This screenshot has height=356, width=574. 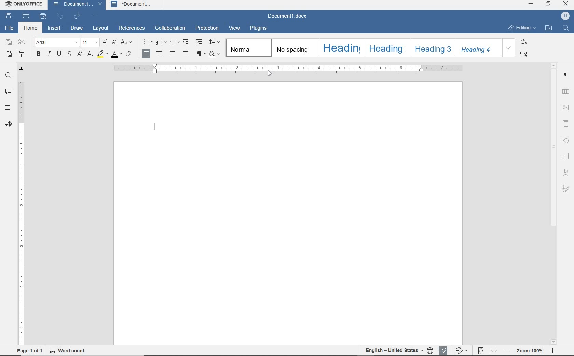 I want to click on SAVE, so click(x=9, y=16).